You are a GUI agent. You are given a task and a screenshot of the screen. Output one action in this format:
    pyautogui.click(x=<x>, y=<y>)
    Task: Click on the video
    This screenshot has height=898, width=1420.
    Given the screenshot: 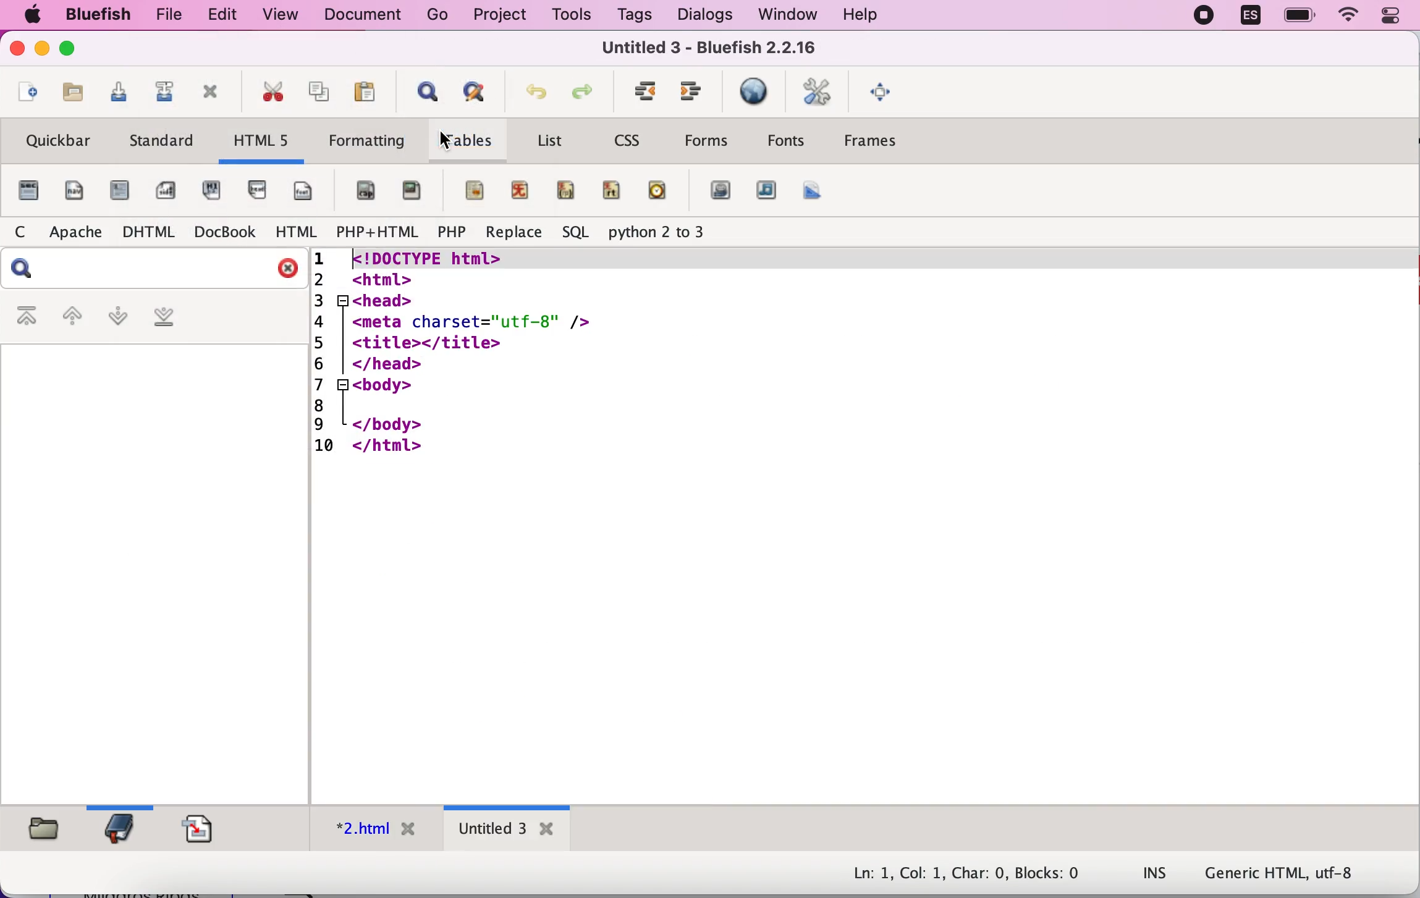 What is the action you would take?
    pyautogui.click(x=719, y=193)
    